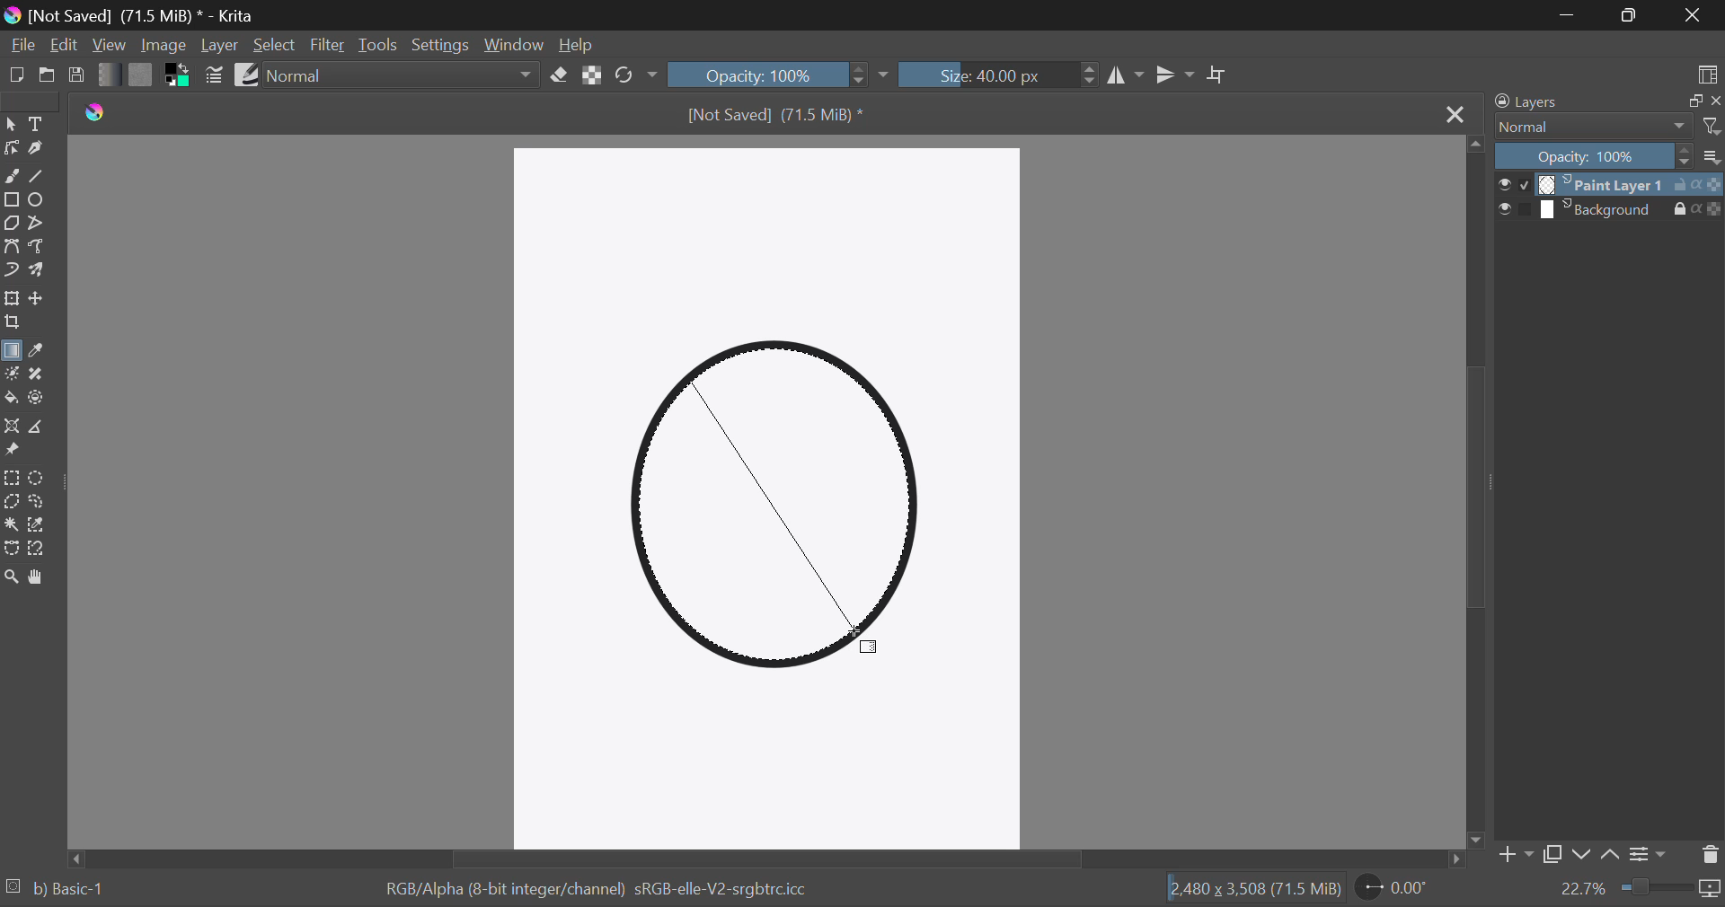  What do you see at coordinates (1697, 16) in the screenshot?
I see `Close` at bounding box center [1697, 16].